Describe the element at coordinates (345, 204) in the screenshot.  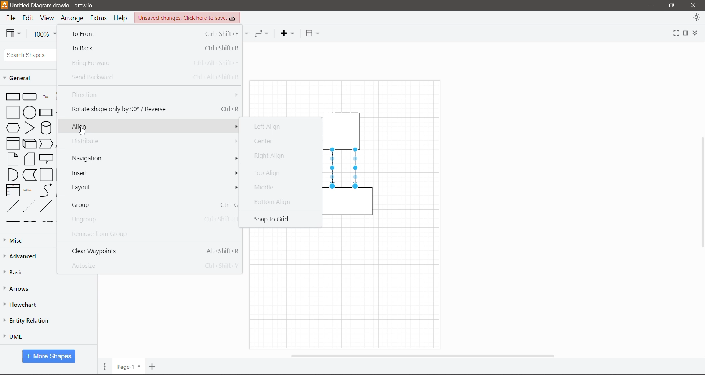
I see `container` at that location.